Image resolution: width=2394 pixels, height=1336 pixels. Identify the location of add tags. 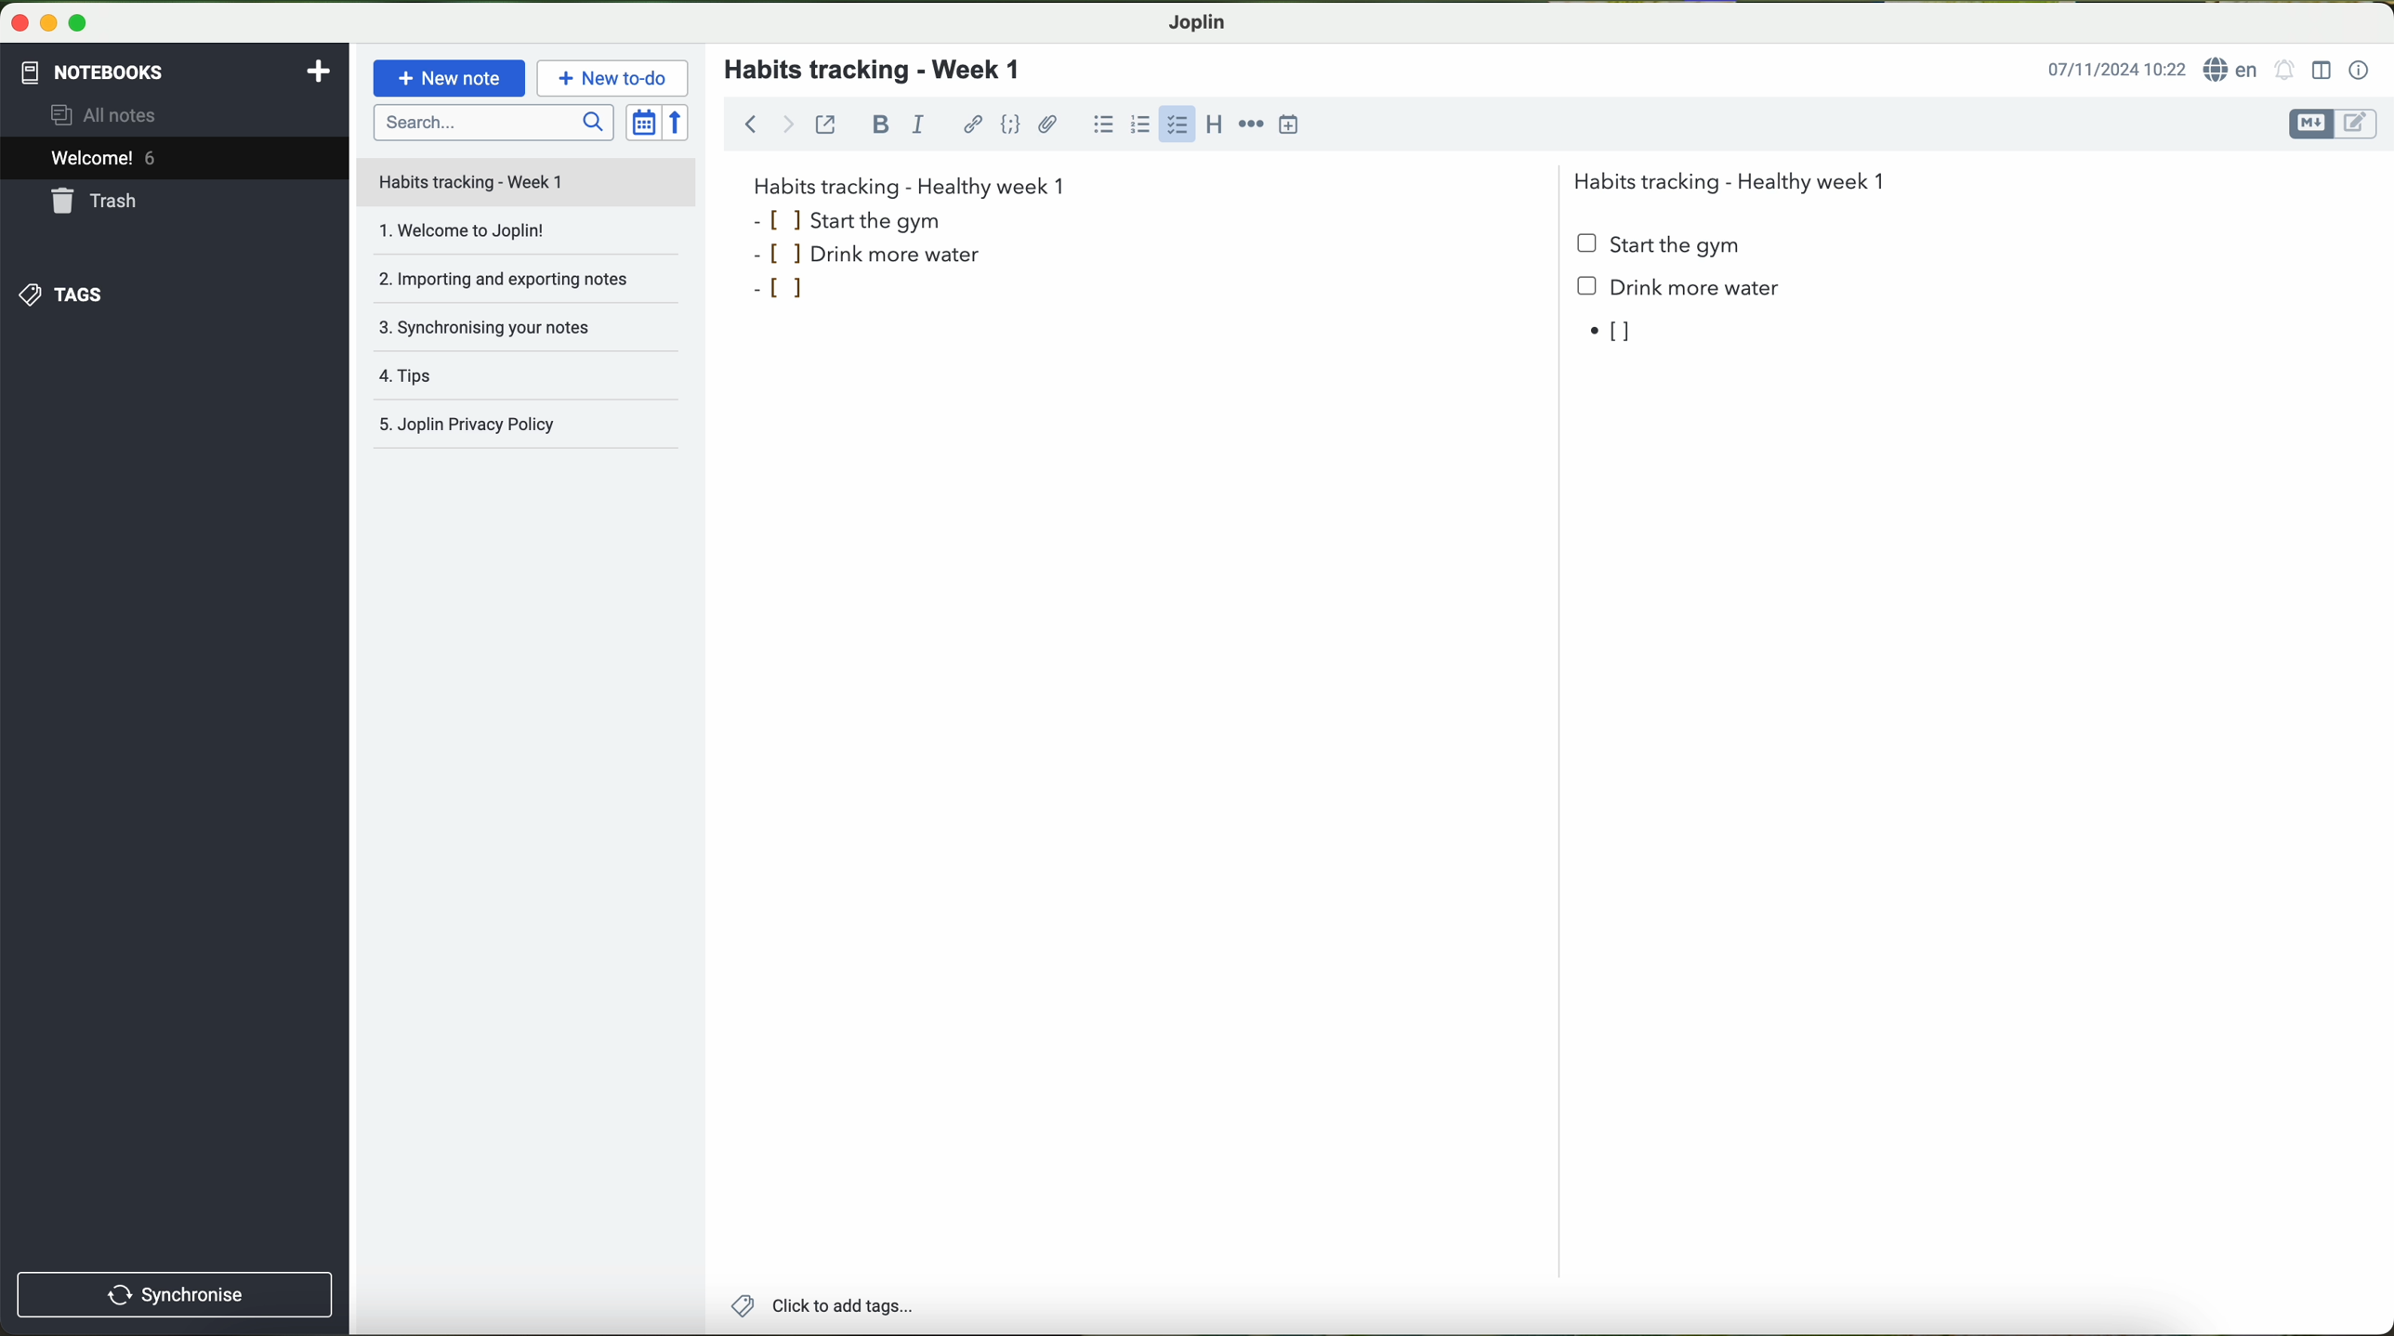
(817, 1307).